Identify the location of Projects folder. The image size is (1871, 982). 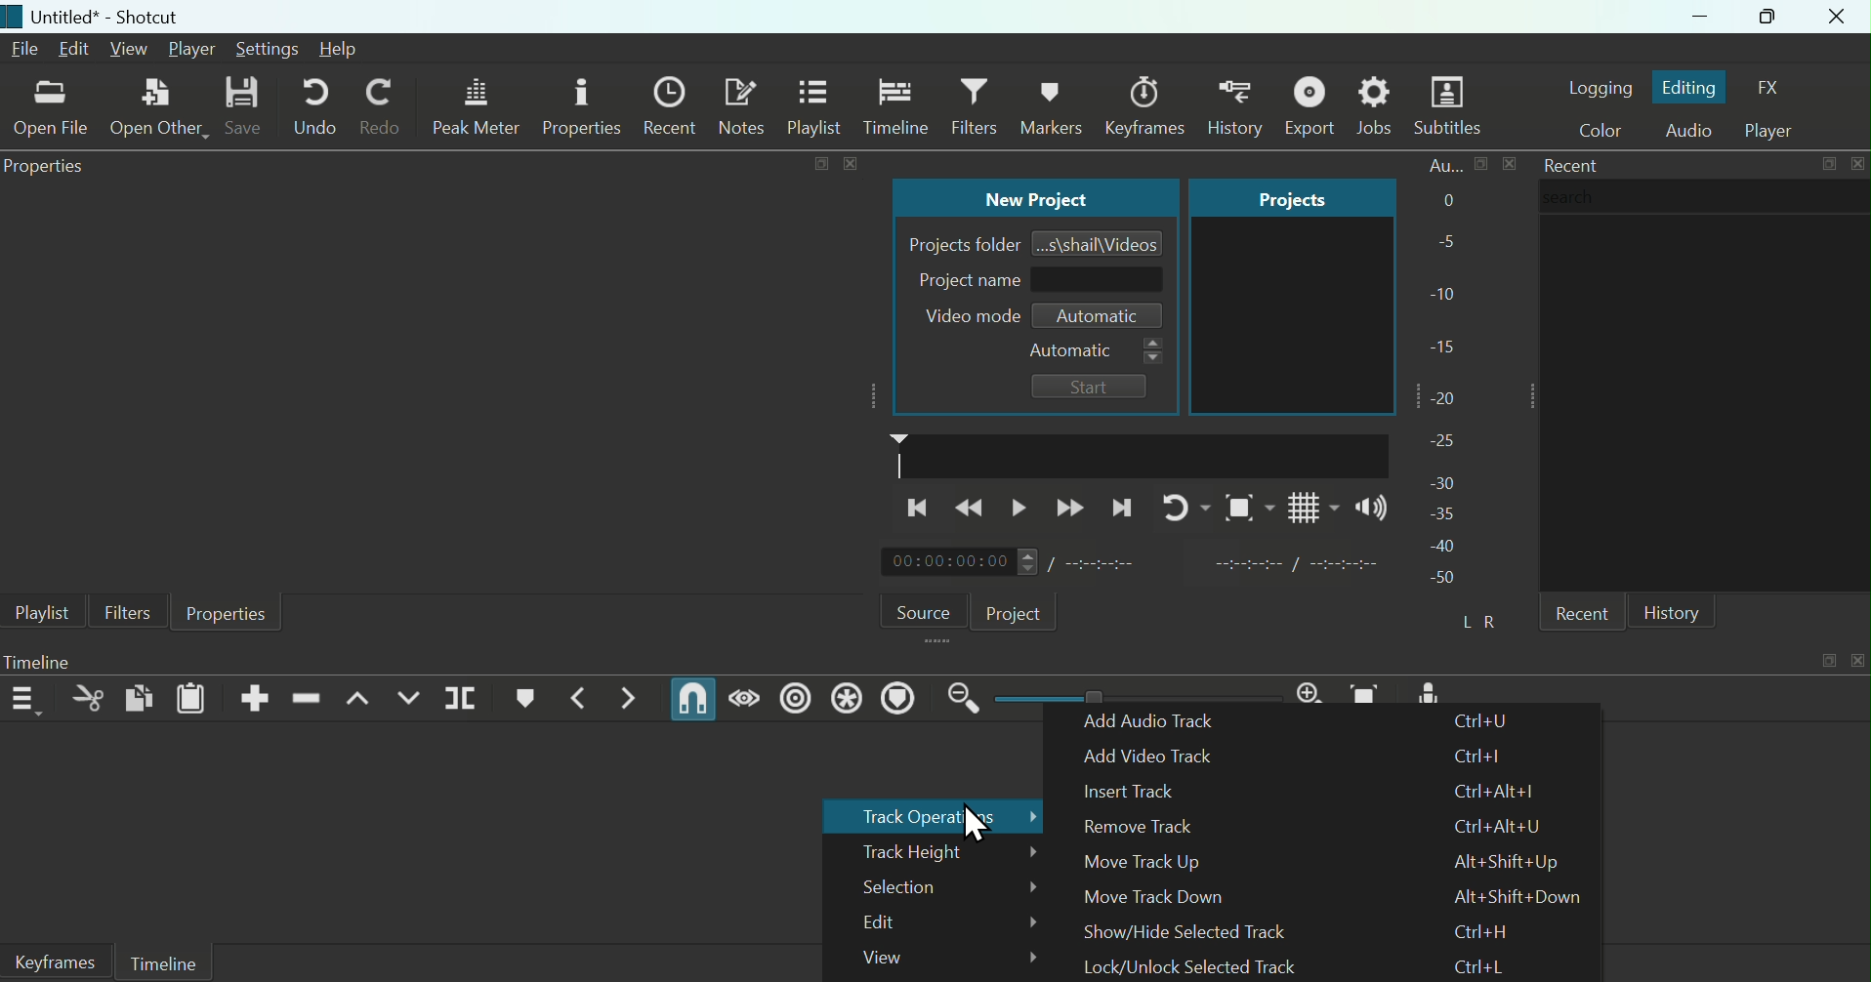
(960, 243).